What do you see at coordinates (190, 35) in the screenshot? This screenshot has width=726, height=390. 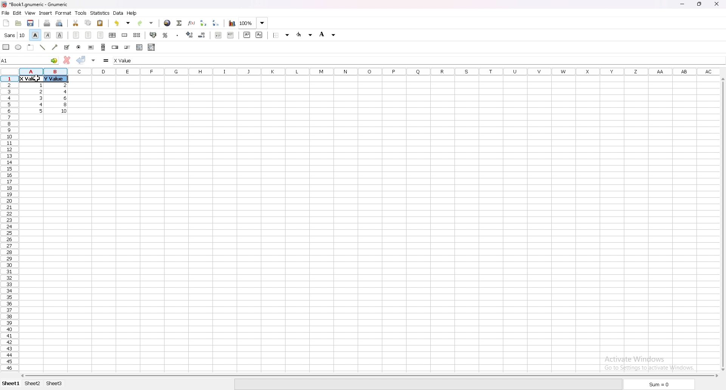 I see `increase decimals` at bounding box center [190, 35].